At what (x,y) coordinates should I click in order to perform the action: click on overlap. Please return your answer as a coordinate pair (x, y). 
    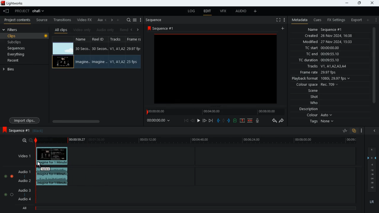
    Looking at the image, I should click on (353, 131).